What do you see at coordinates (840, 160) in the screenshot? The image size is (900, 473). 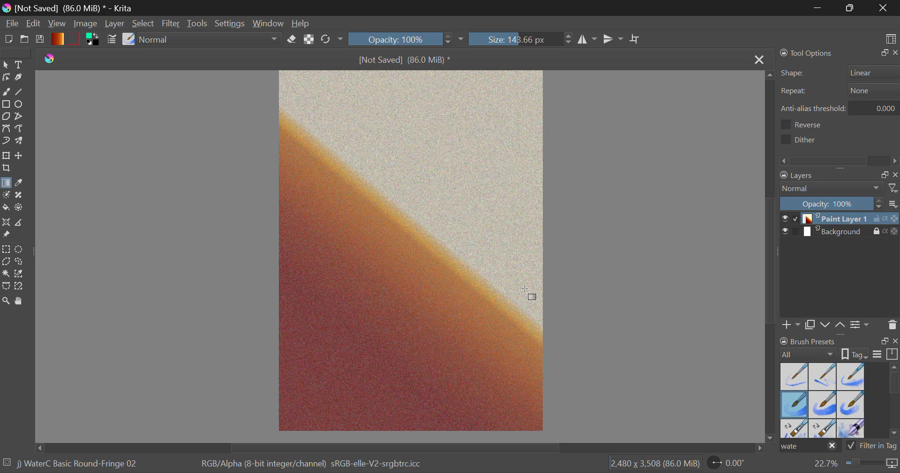 I see `horizontal scrollbar` at bounding box center [840, 160].